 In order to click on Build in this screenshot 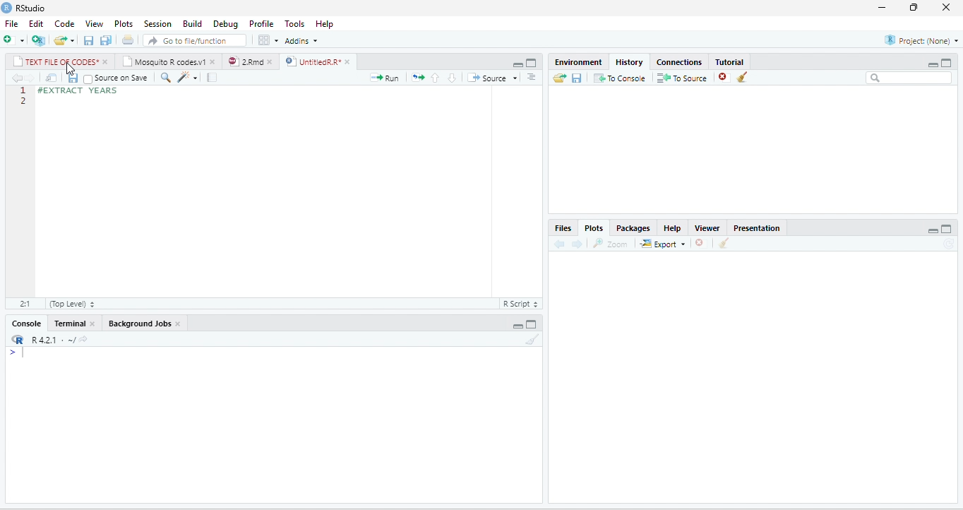, I will do `click(193, 24)`.